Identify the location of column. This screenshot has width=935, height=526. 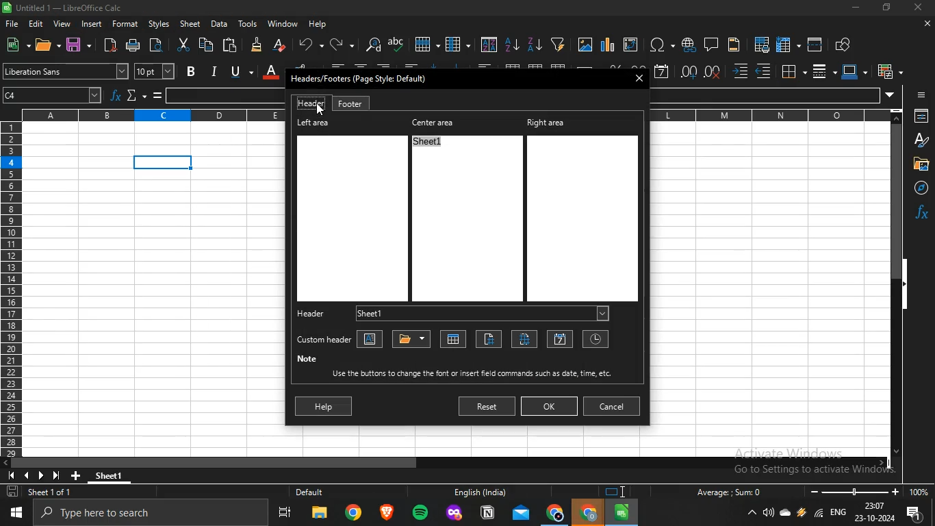
(457, 45).